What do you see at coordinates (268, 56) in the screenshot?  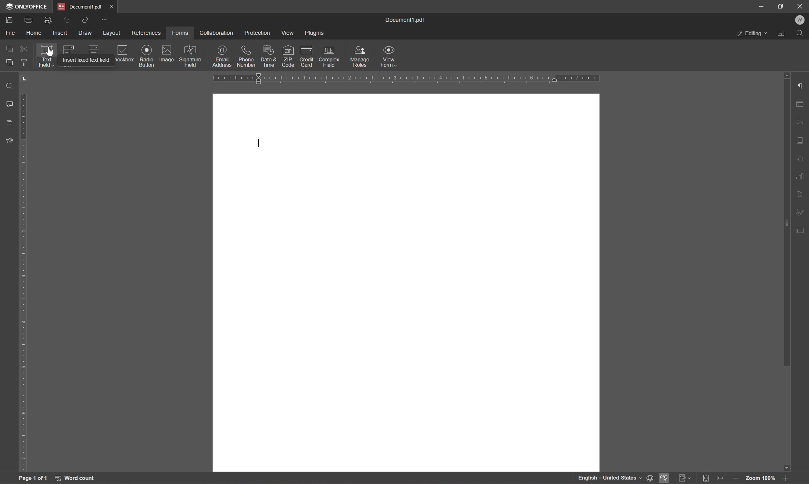 I see `date and time` at bounding box center [268, 56].